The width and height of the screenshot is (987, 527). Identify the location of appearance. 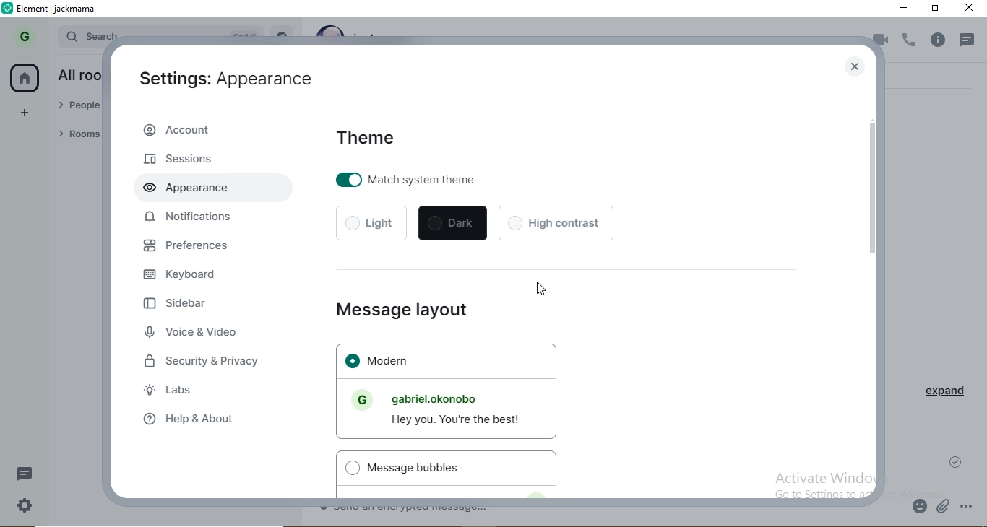
(182, 186).